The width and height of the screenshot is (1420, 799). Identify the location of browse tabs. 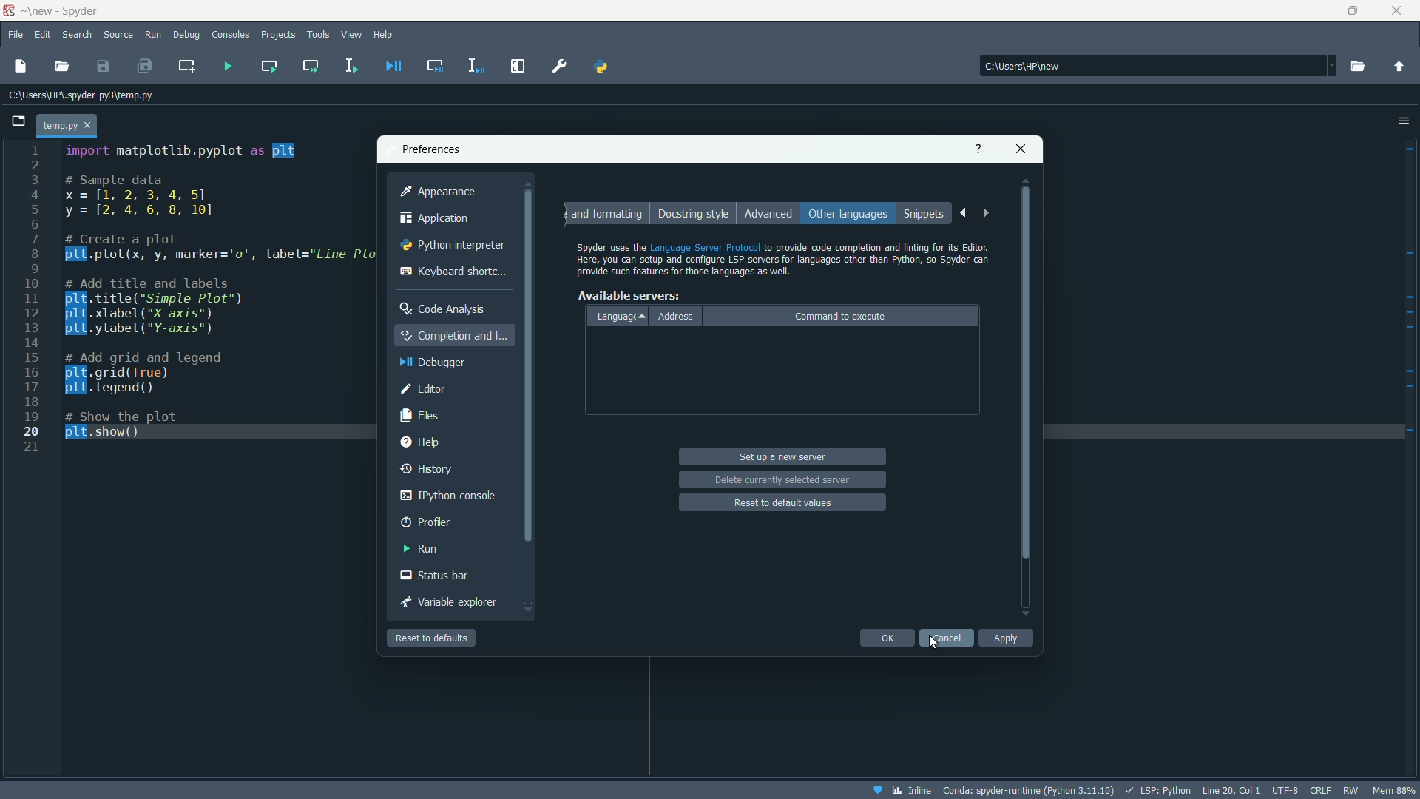
(19, 120).